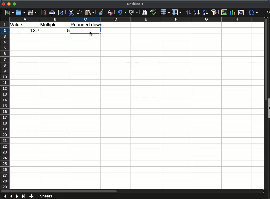 This screenshot has height=199, width=270. What do you see at coordinates (79, 13) in the screenshot?
I see `copy` at bounding box center [79, 13].